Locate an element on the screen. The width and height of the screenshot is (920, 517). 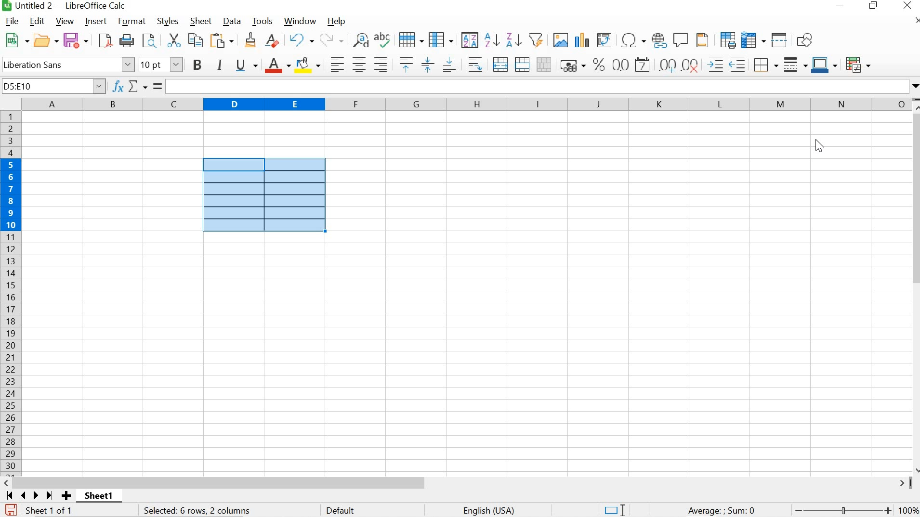
REMOVE DECIMAL PLACE is located at coordinates (691, 65).